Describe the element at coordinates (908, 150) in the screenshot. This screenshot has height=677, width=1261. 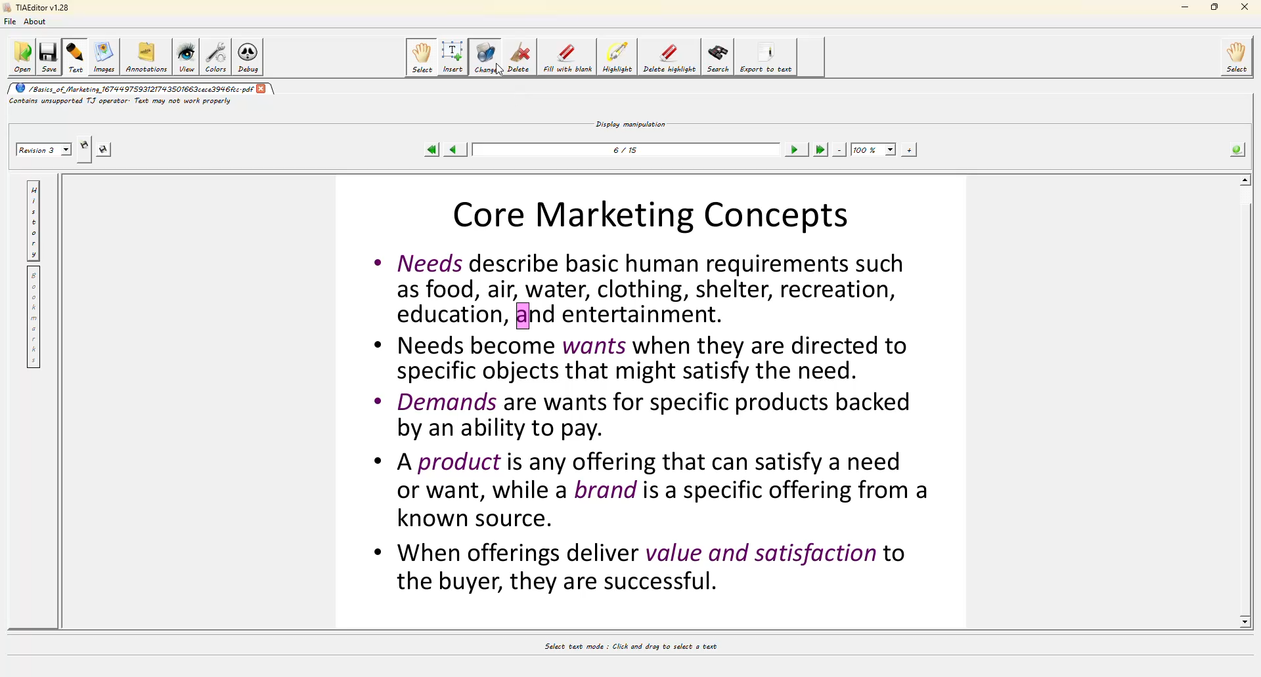
I see `zoom in` at that location.